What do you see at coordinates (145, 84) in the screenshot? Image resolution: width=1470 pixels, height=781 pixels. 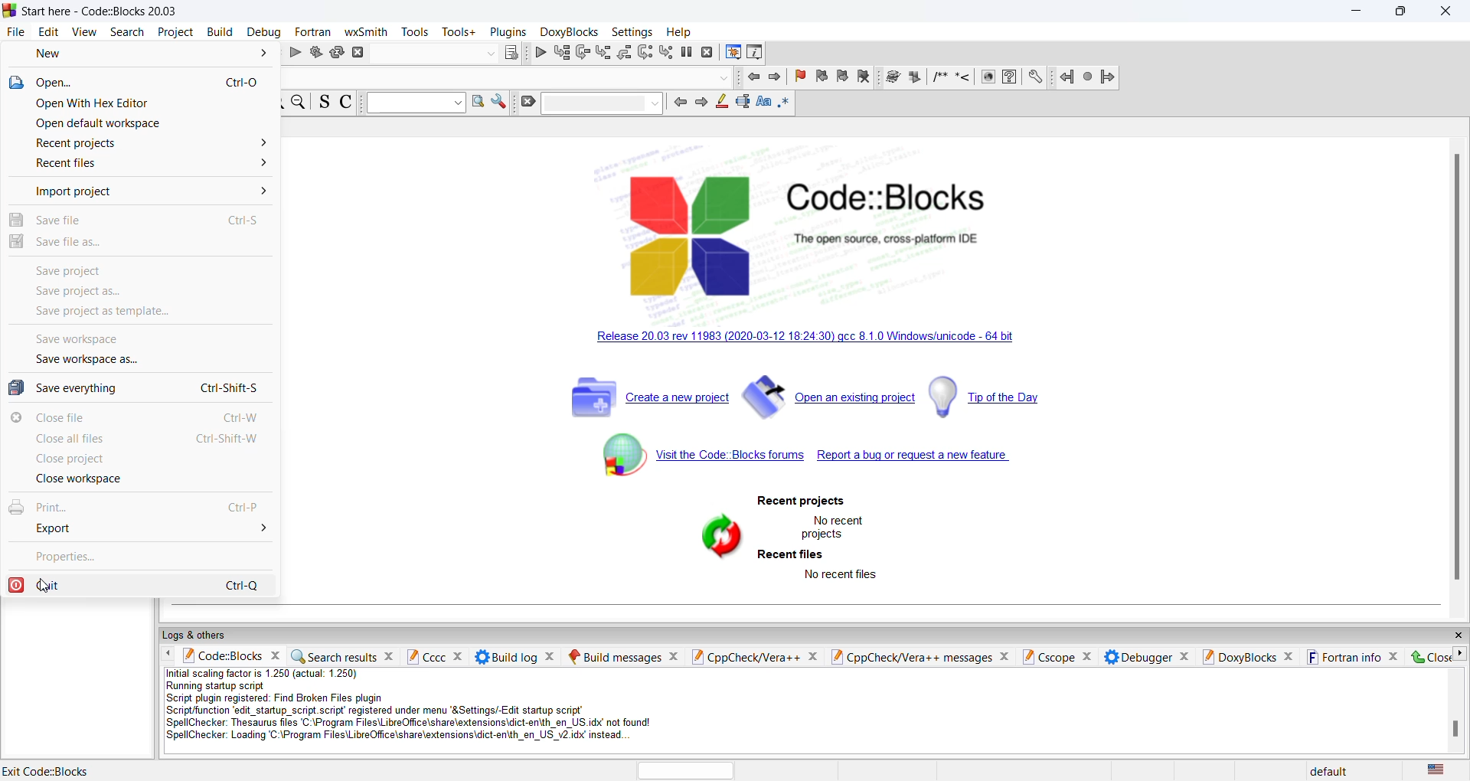 I see `open` at bounding box center [145, 84].